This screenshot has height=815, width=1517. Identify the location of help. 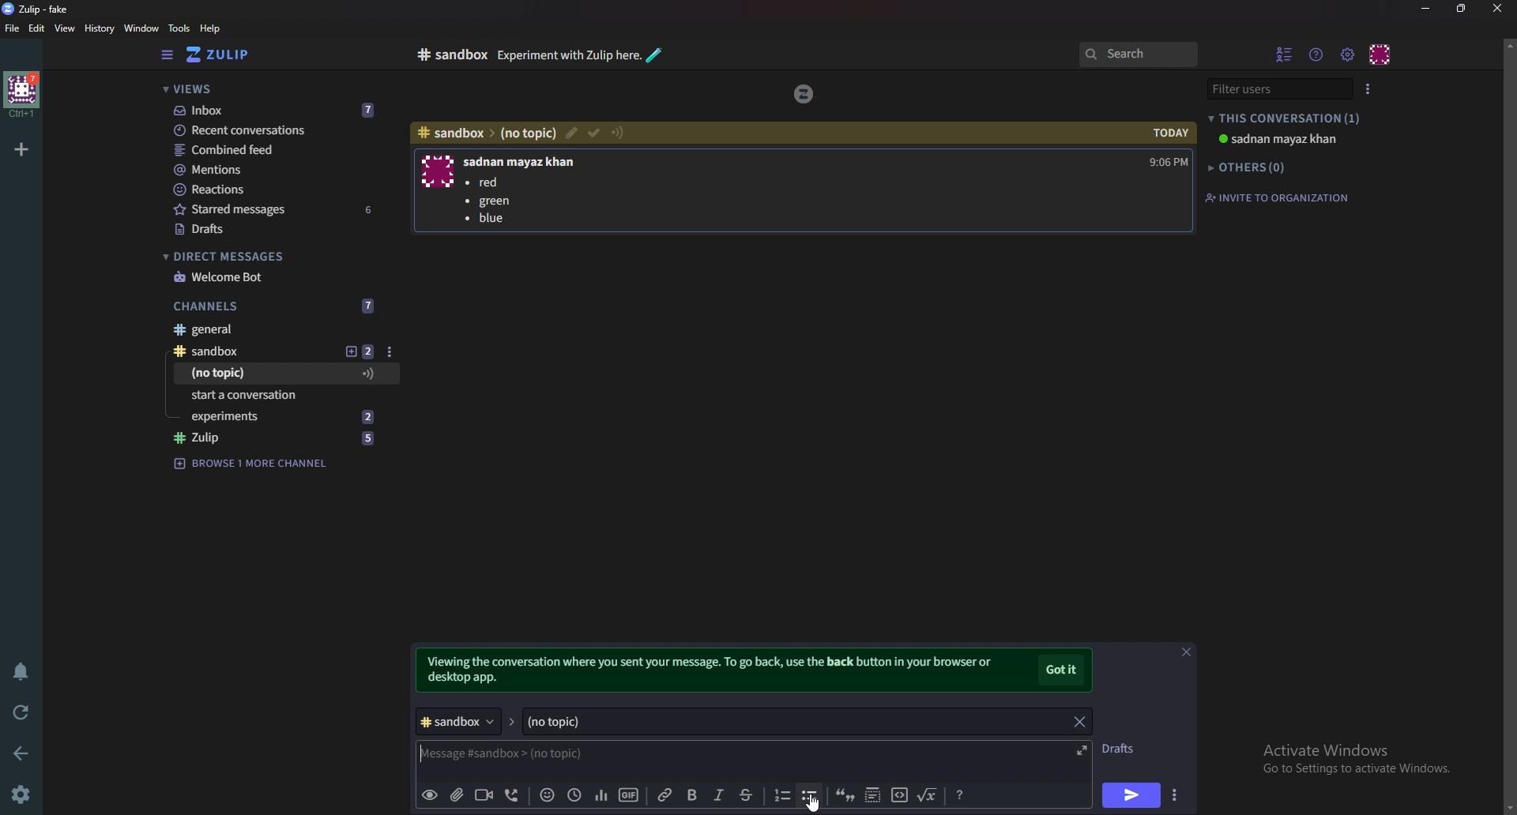
(211, 28).